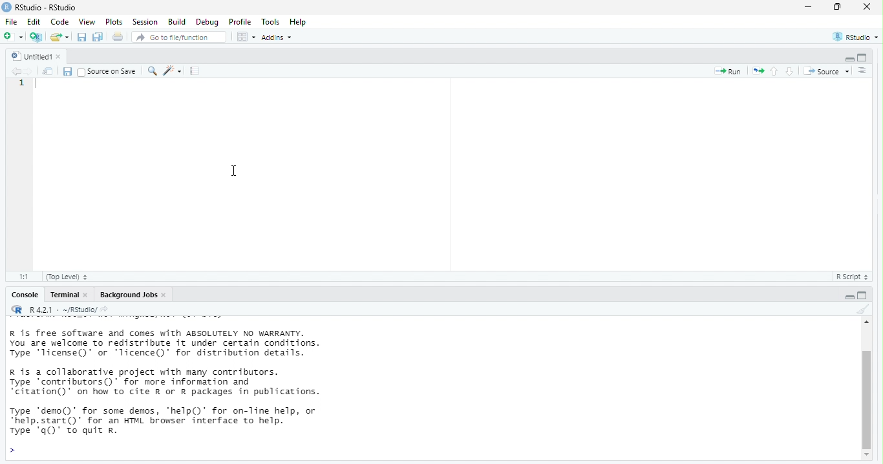 Image resolution: width=883 pixels, height=464 pixels. Describe the element at coordinates (12, 36) in the screenshot. I see `new file` at that location.